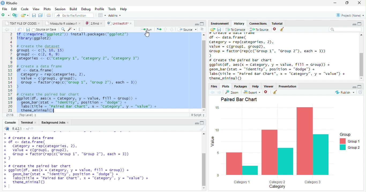  What do you see at coordinates (82, 29) in the screenshot?
I see `compile report` at bounding box center [82, 29].